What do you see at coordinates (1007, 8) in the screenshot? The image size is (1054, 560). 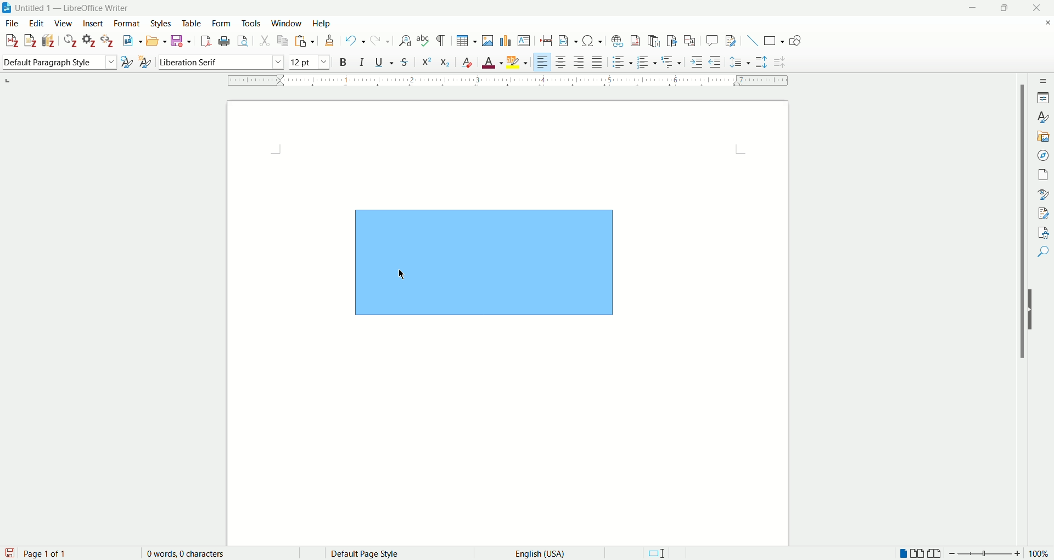 I see `maximize` at bounding box center [1007, 8].